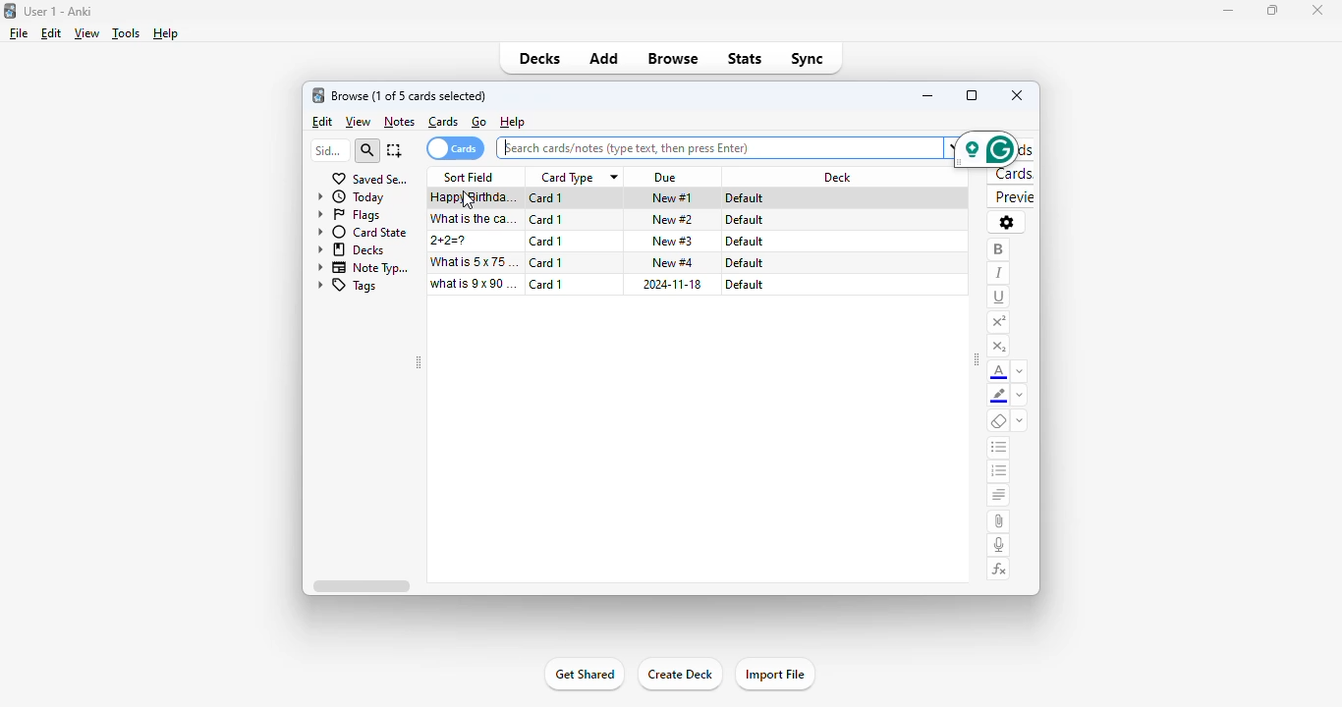 This screenshot has width=1342, height=707. I want to click on maximize, so click(1271, 11).